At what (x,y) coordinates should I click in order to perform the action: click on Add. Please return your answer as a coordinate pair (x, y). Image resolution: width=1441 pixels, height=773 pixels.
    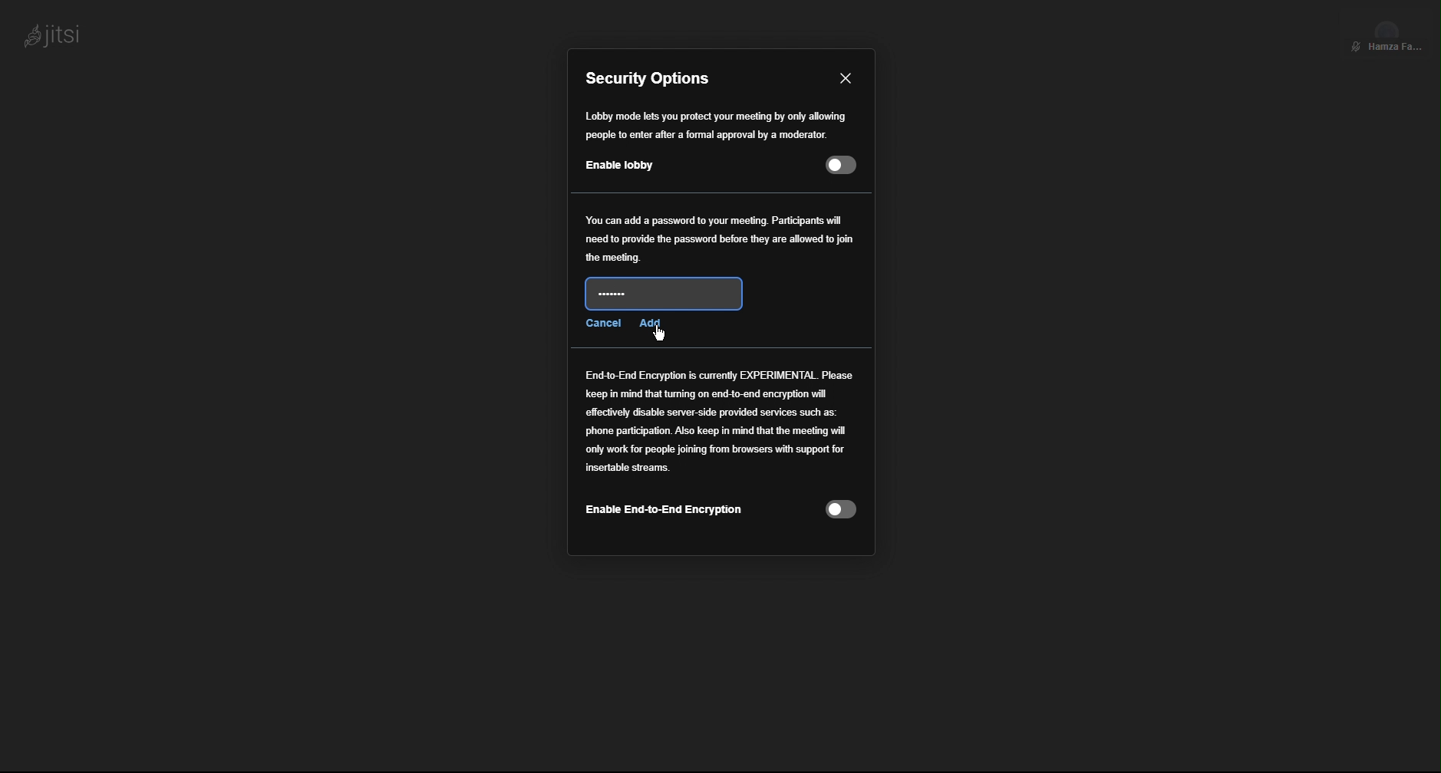
    Looking at the image, I should click on (651, 324).